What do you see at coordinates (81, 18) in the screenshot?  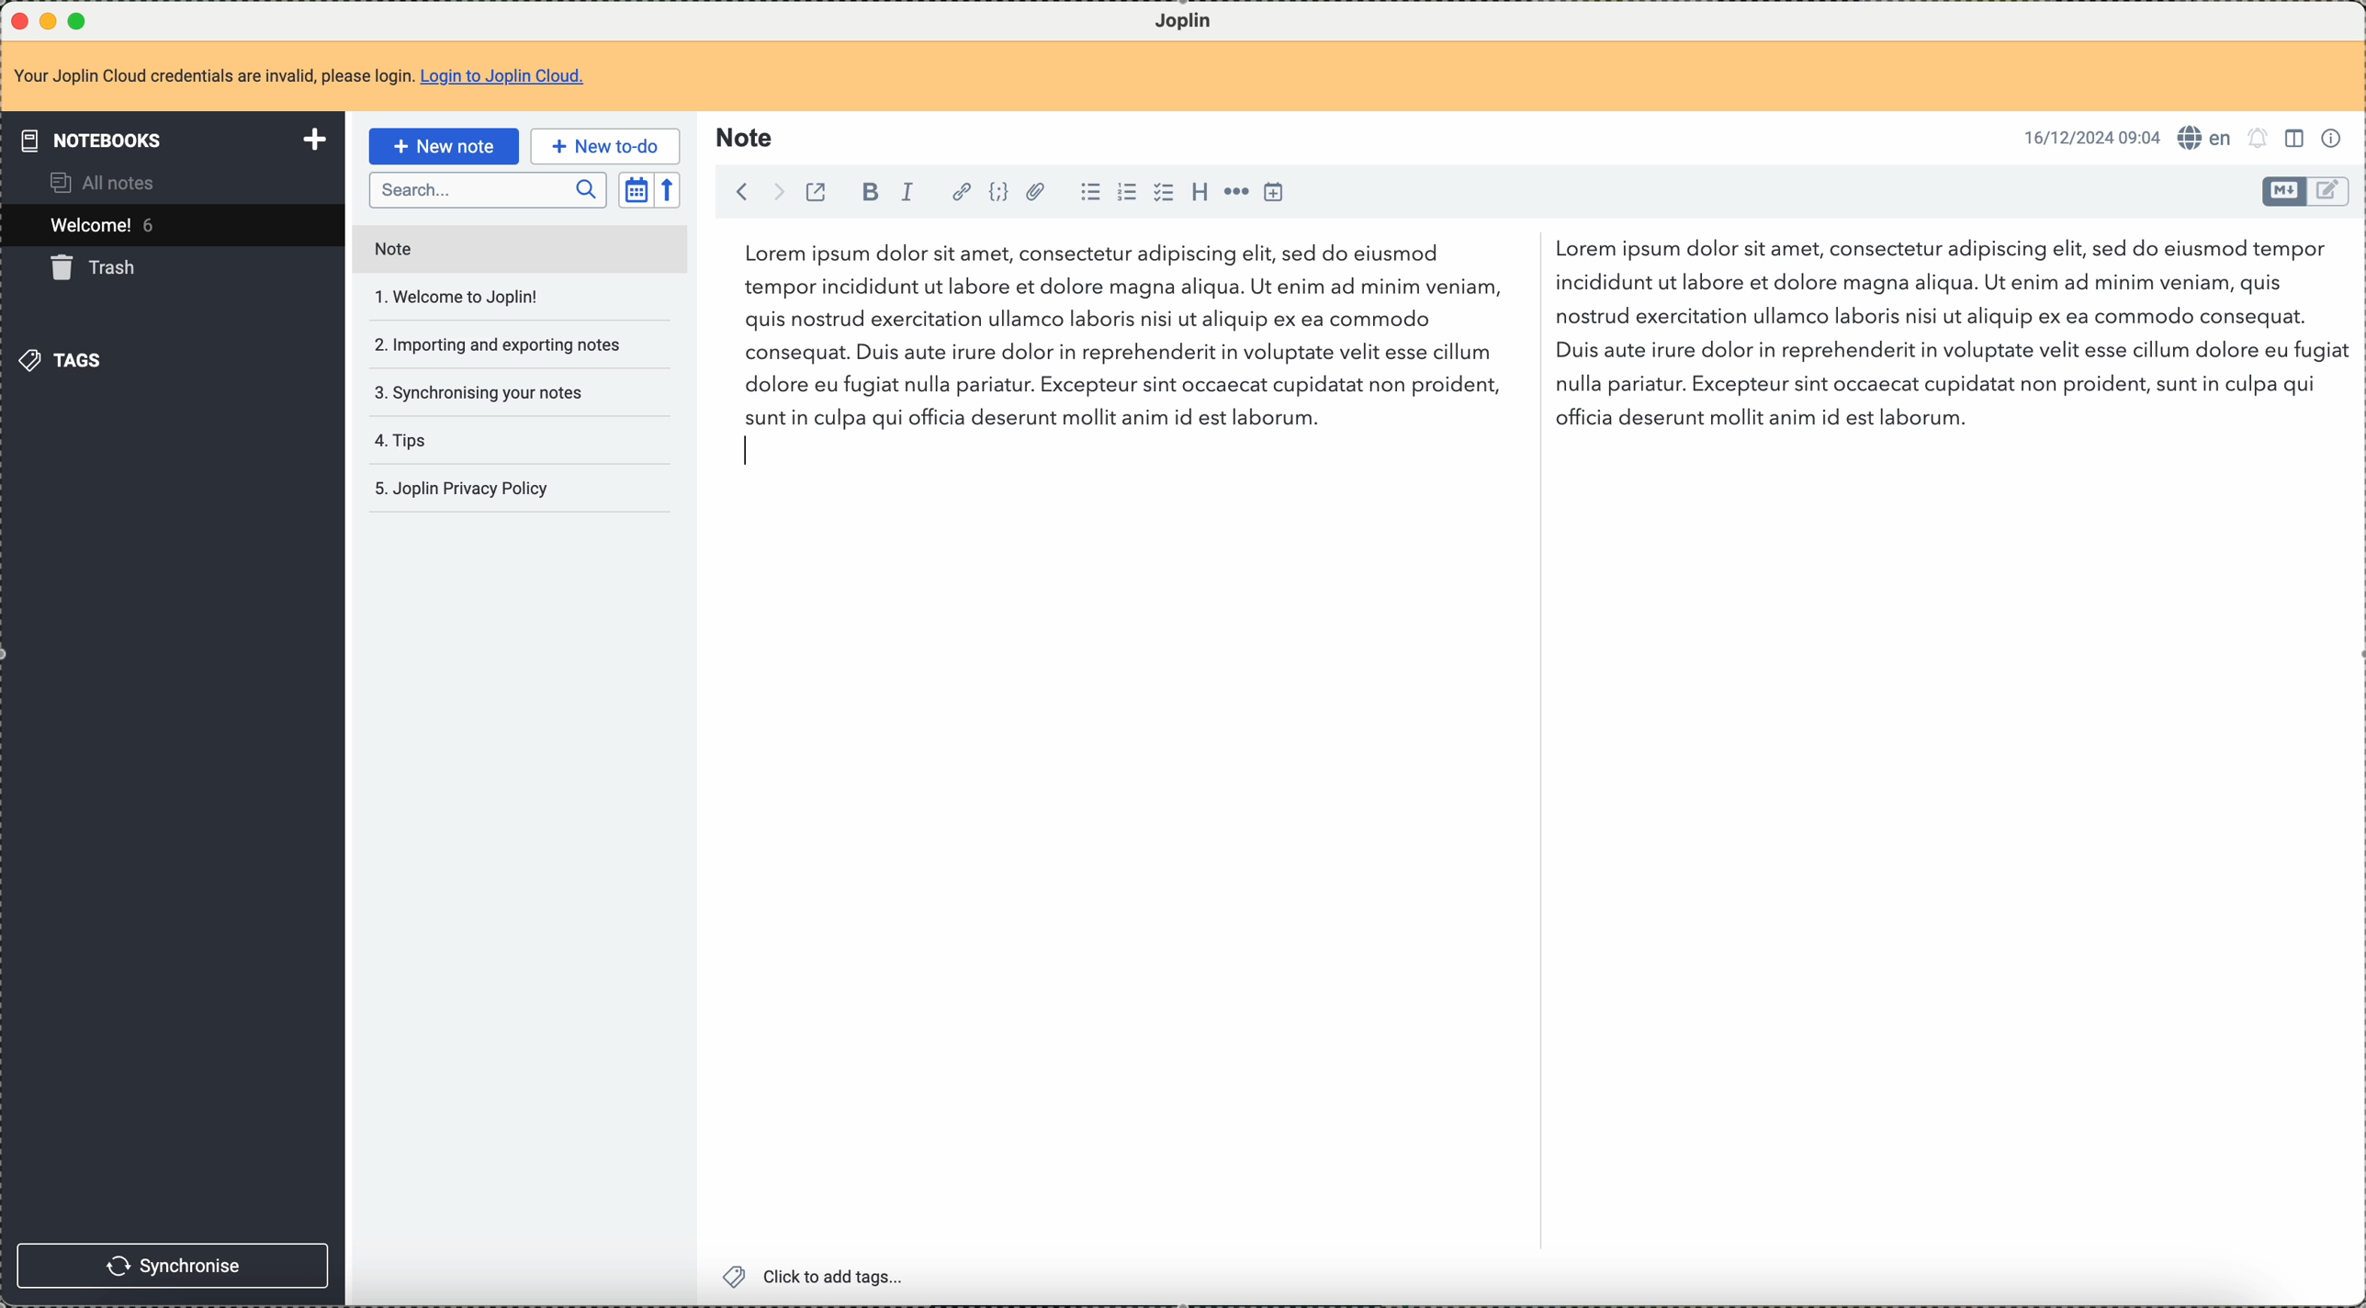 I see `maximize` at bounding box center [81, 18].